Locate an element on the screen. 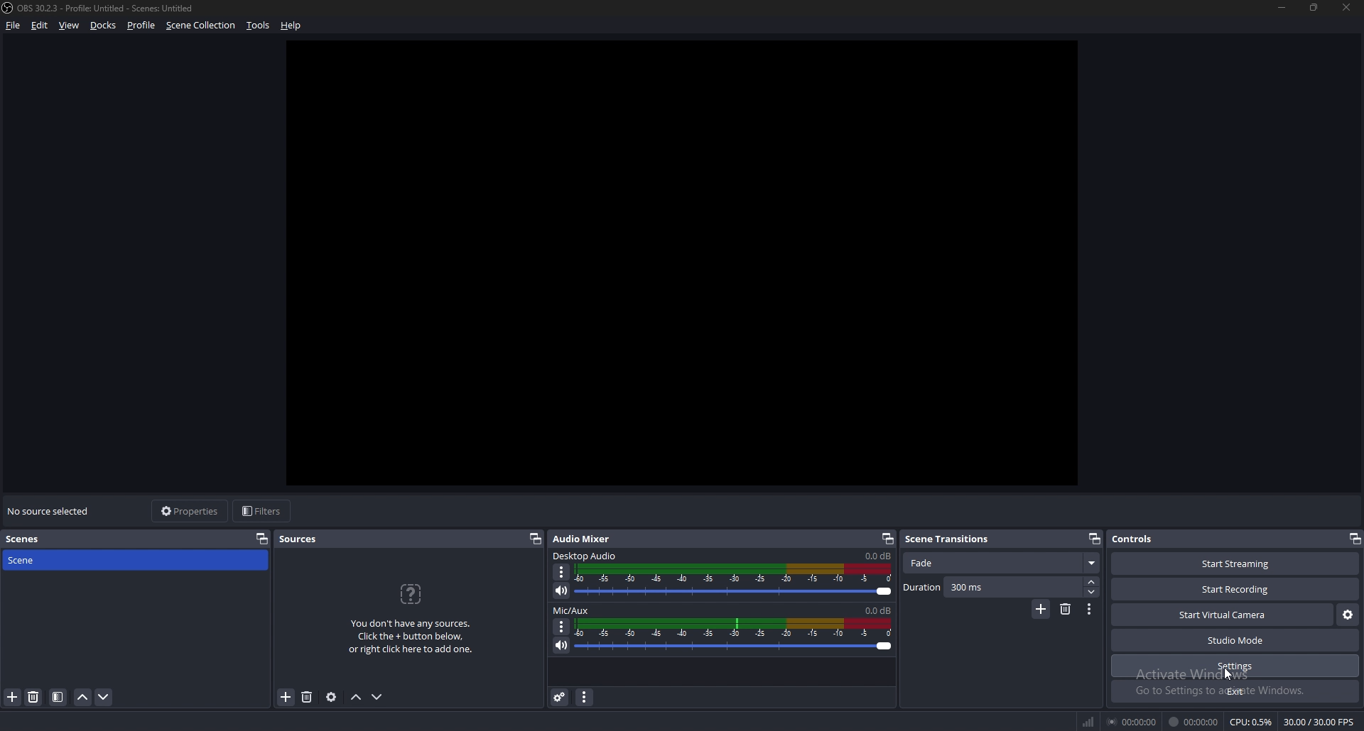 The image size is (1364, 731). close is located at coordinates (1347, 7).